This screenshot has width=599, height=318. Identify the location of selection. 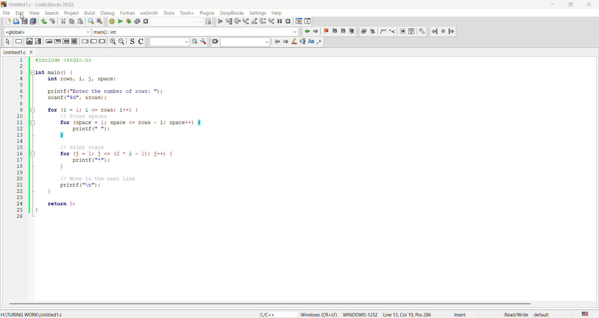
(38, 41).